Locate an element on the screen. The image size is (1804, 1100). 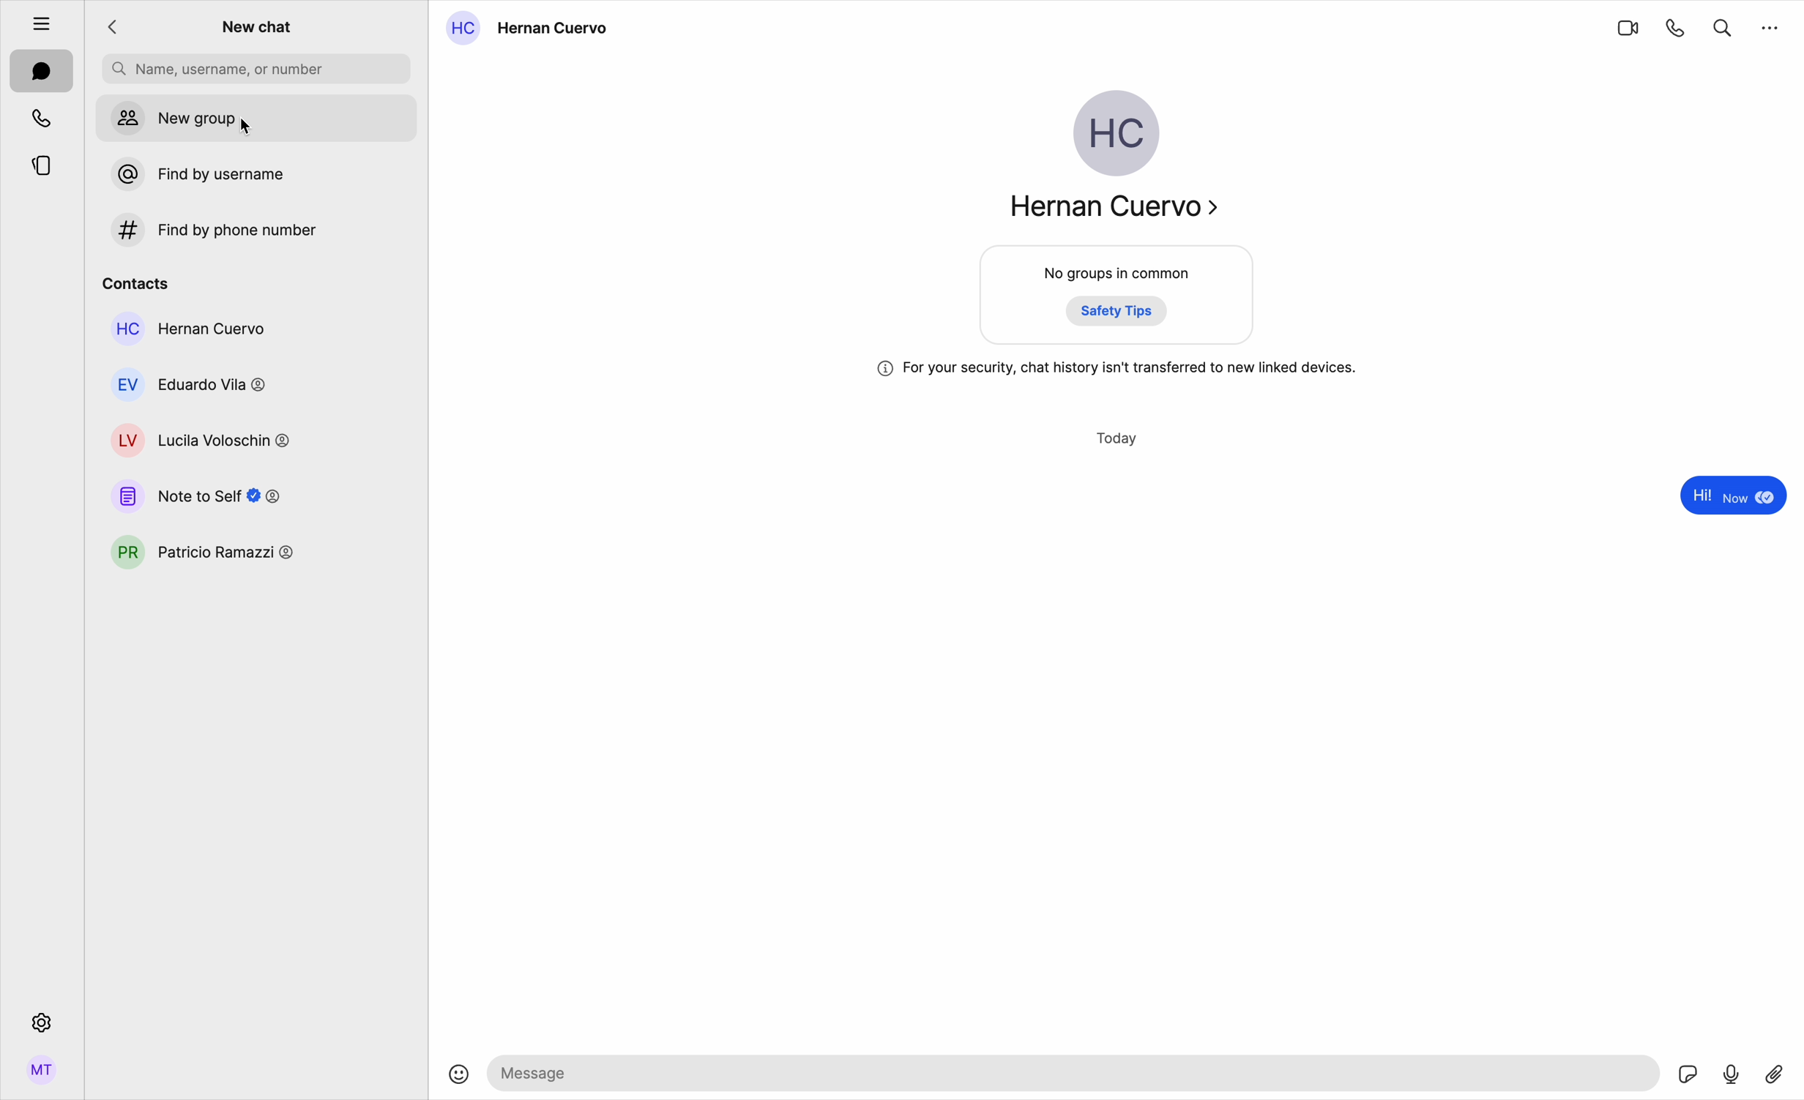
safety message is located at coordinates (1117, 369).